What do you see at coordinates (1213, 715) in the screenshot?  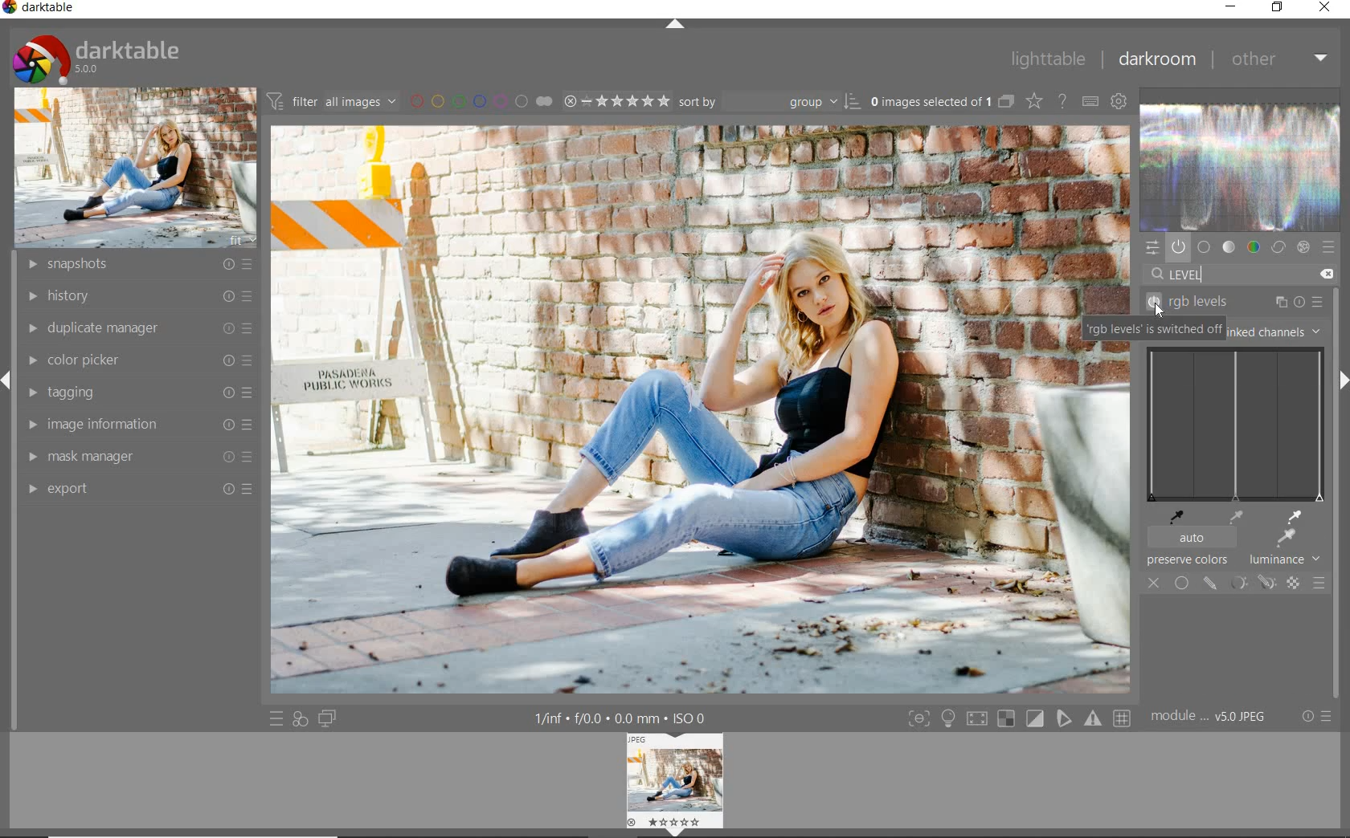 I see `module order` at bounding box center [1213, 715].